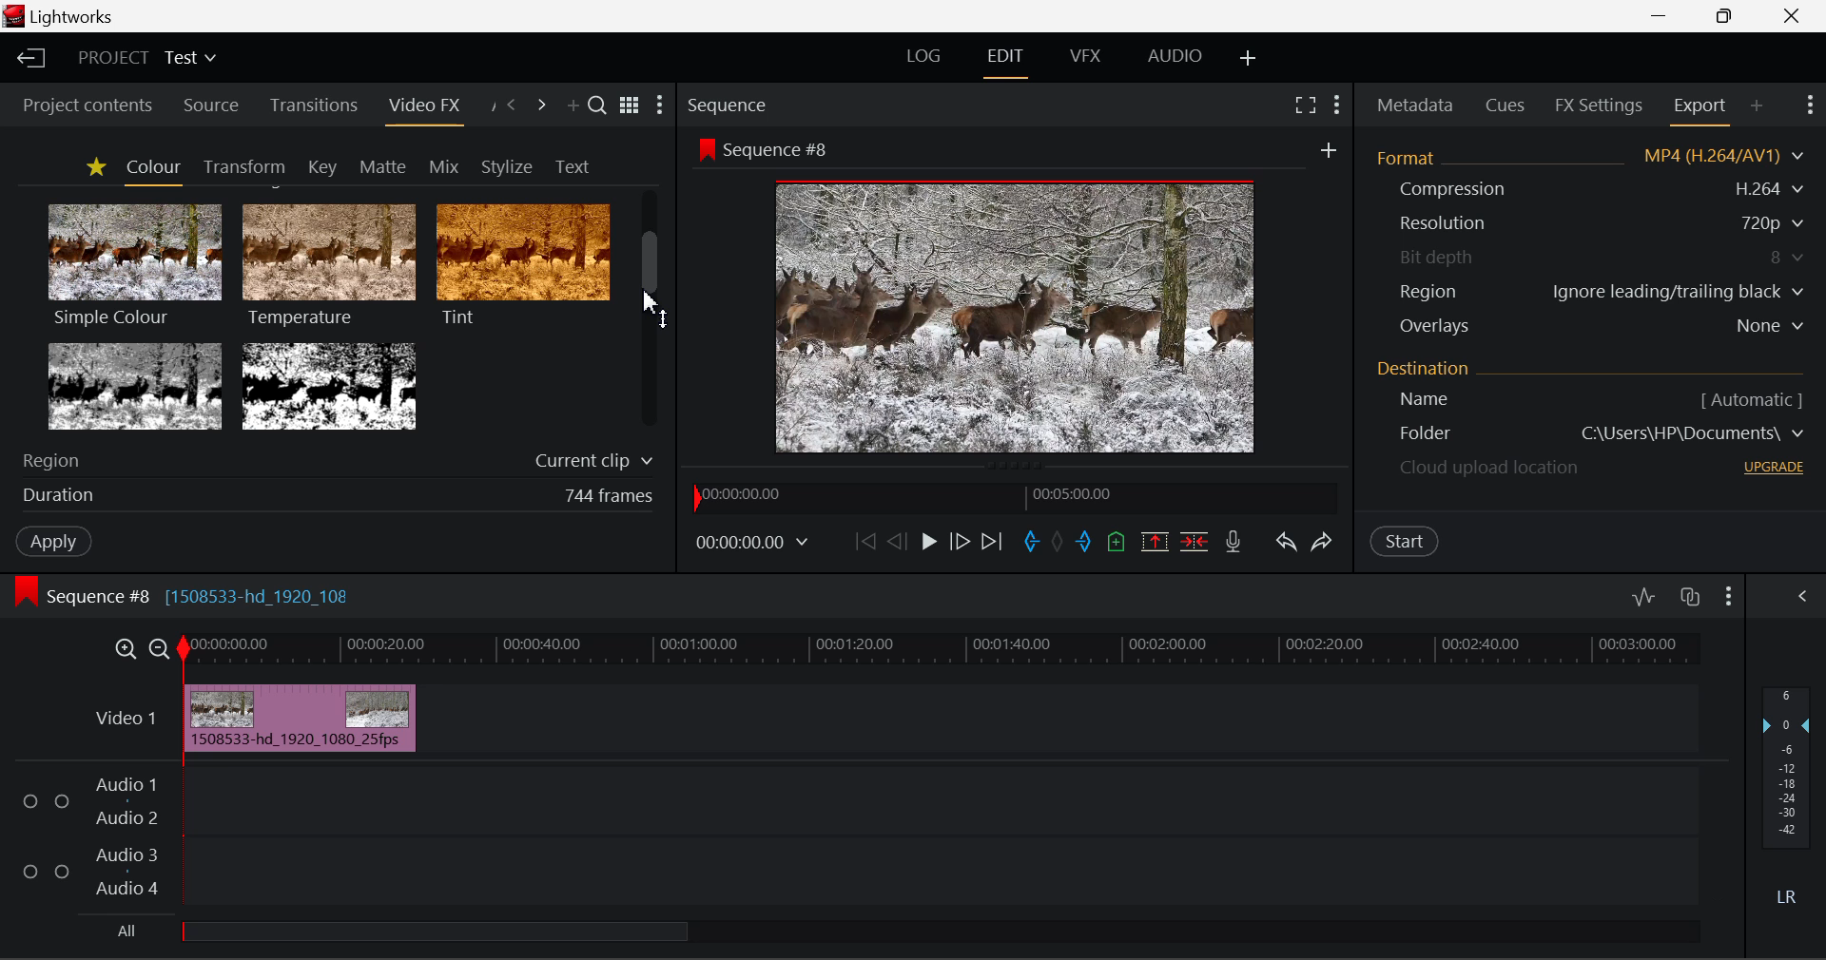  What do you see at coordinates (651, 313) in the screenshot?
I see `Scroll Bar` at bounding box center [651, 313].